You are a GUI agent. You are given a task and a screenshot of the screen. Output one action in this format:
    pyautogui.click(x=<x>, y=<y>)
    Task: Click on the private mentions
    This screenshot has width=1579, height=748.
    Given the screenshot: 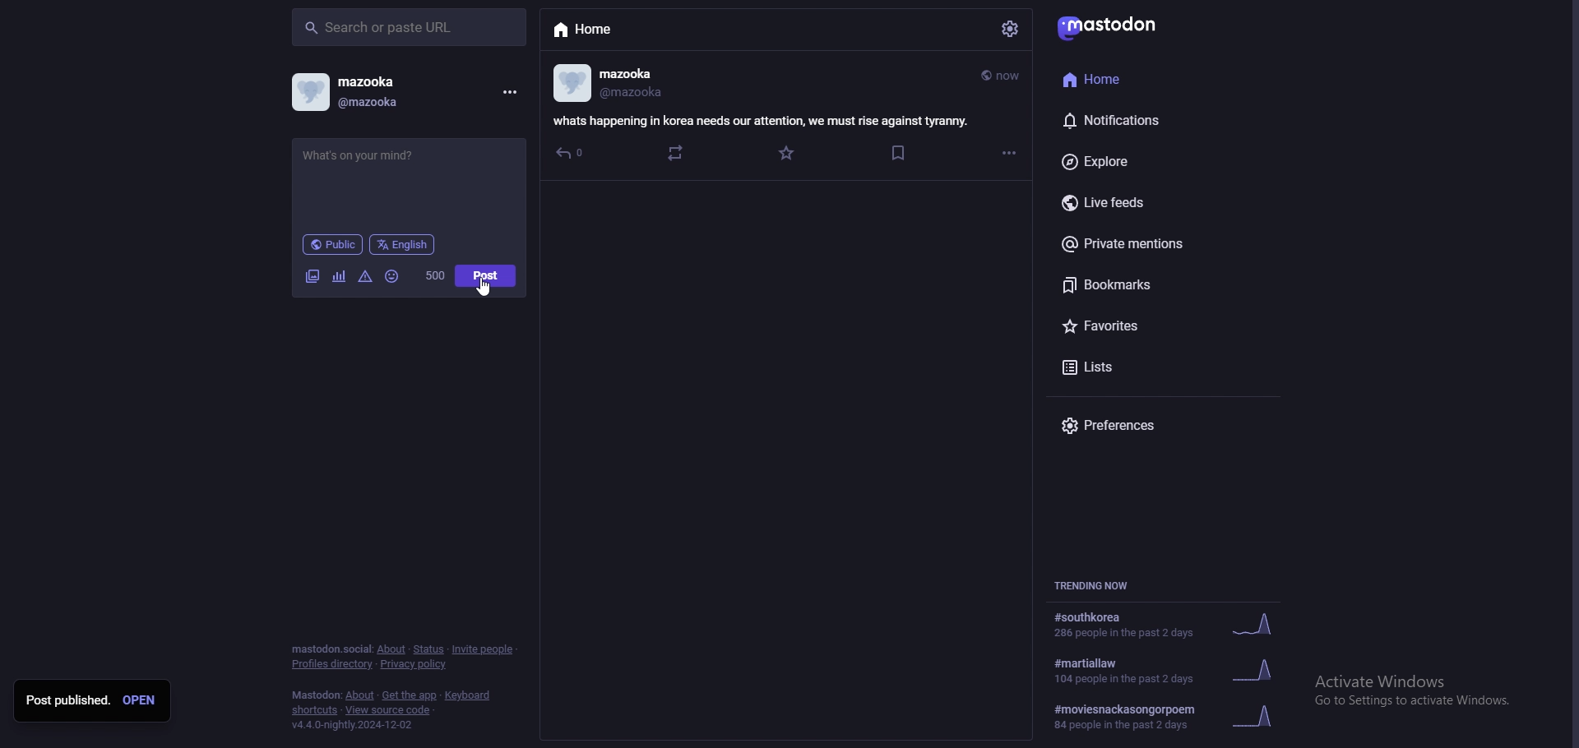 What is the action you would take?
    pyautogui.click(x=1155, y=247)
    